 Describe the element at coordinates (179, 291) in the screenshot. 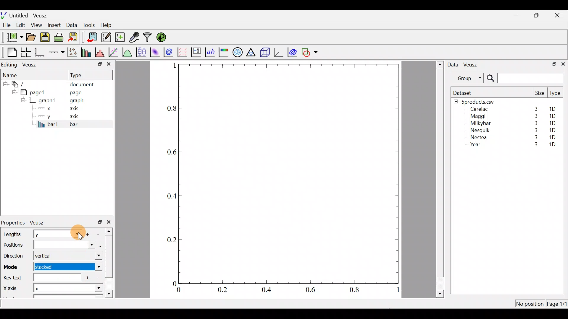

I see `0` at that location.